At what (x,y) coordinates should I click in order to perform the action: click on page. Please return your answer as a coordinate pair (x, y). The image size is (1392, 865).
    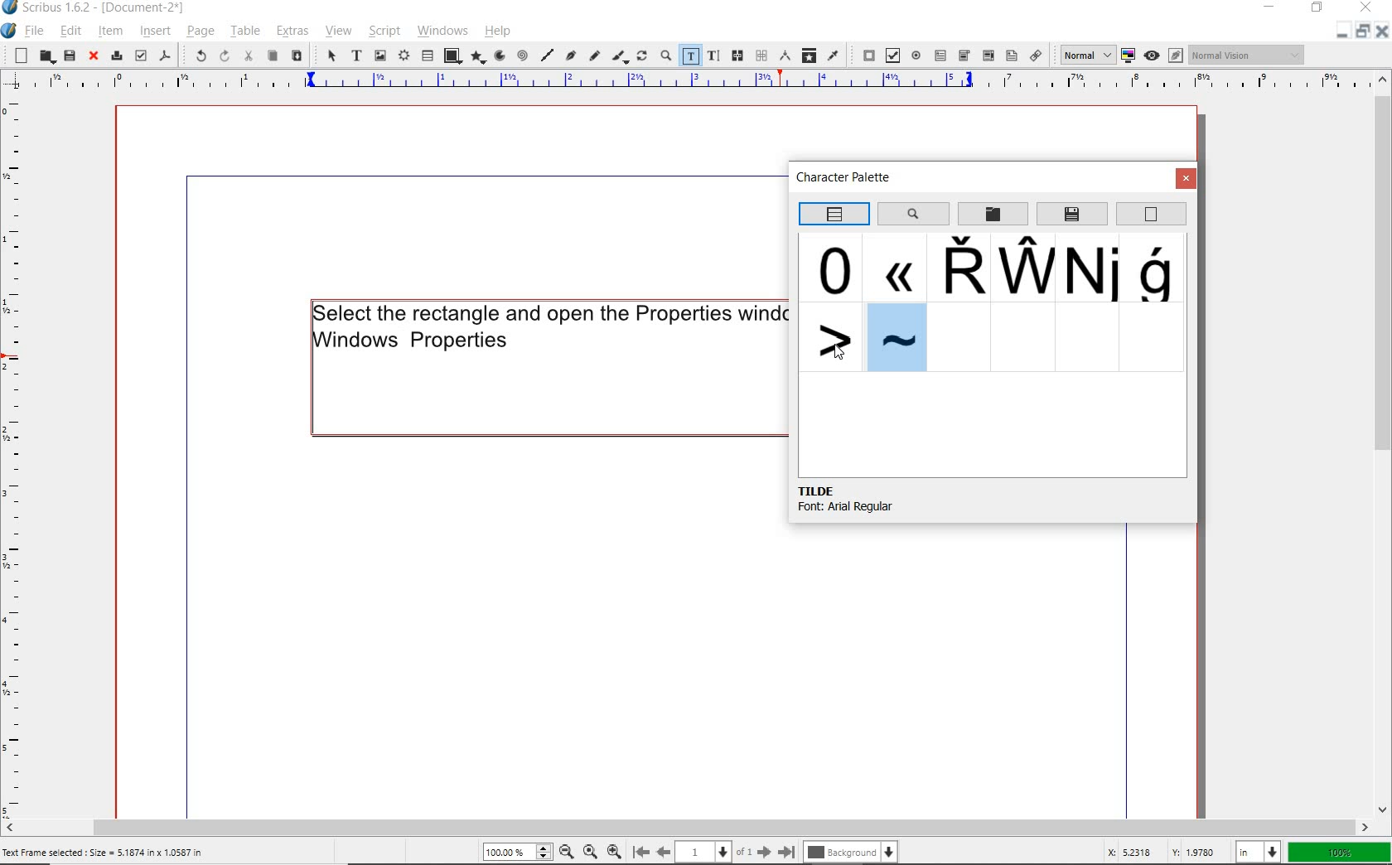
    Looking at the image, I should click on (199, 31).